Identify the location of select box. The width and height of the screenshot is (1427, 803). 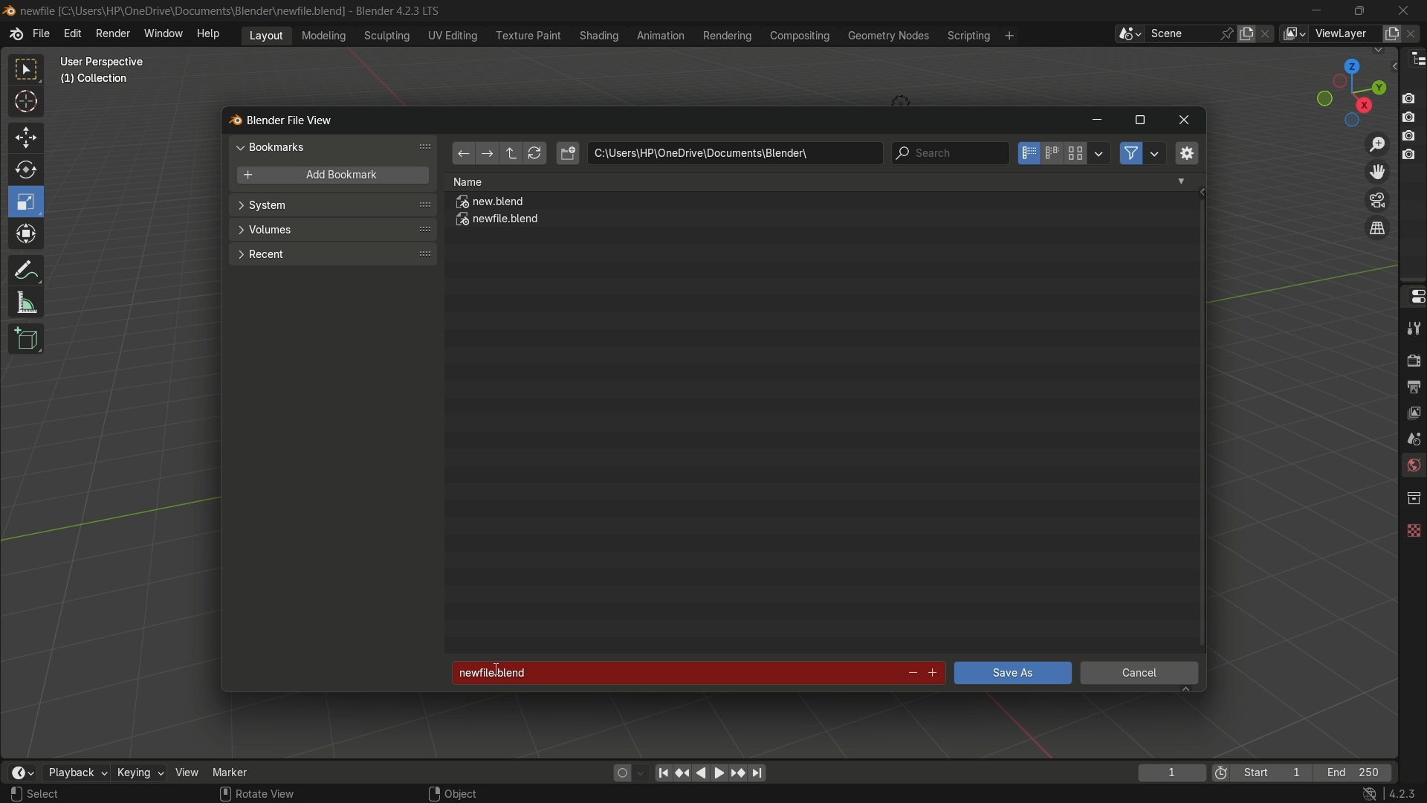
(27, 70).